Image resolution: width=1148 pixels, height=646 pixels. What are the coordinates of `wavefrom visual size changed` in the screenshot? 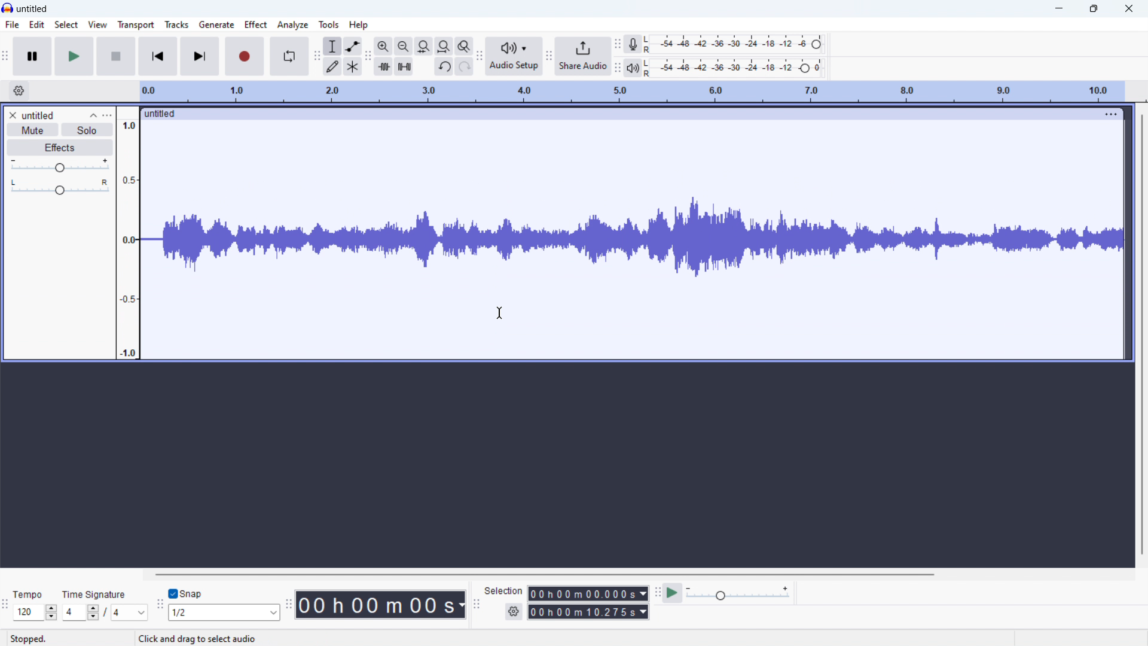 It's located at (633, 238).